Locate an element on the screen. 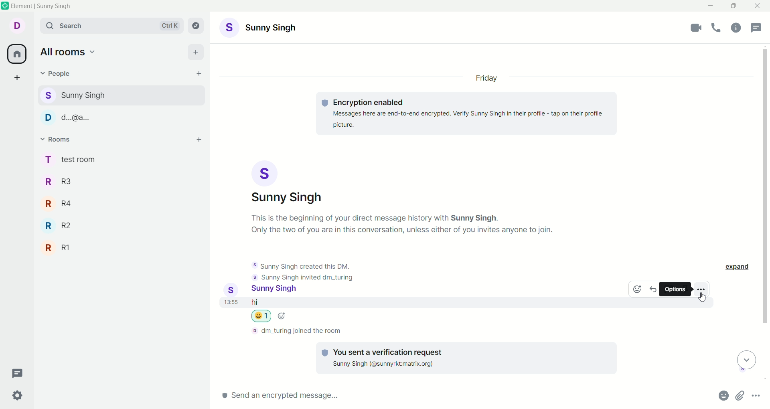 The width and height of the screenshot is (770, 409). element is located at coordinates (41, 7).